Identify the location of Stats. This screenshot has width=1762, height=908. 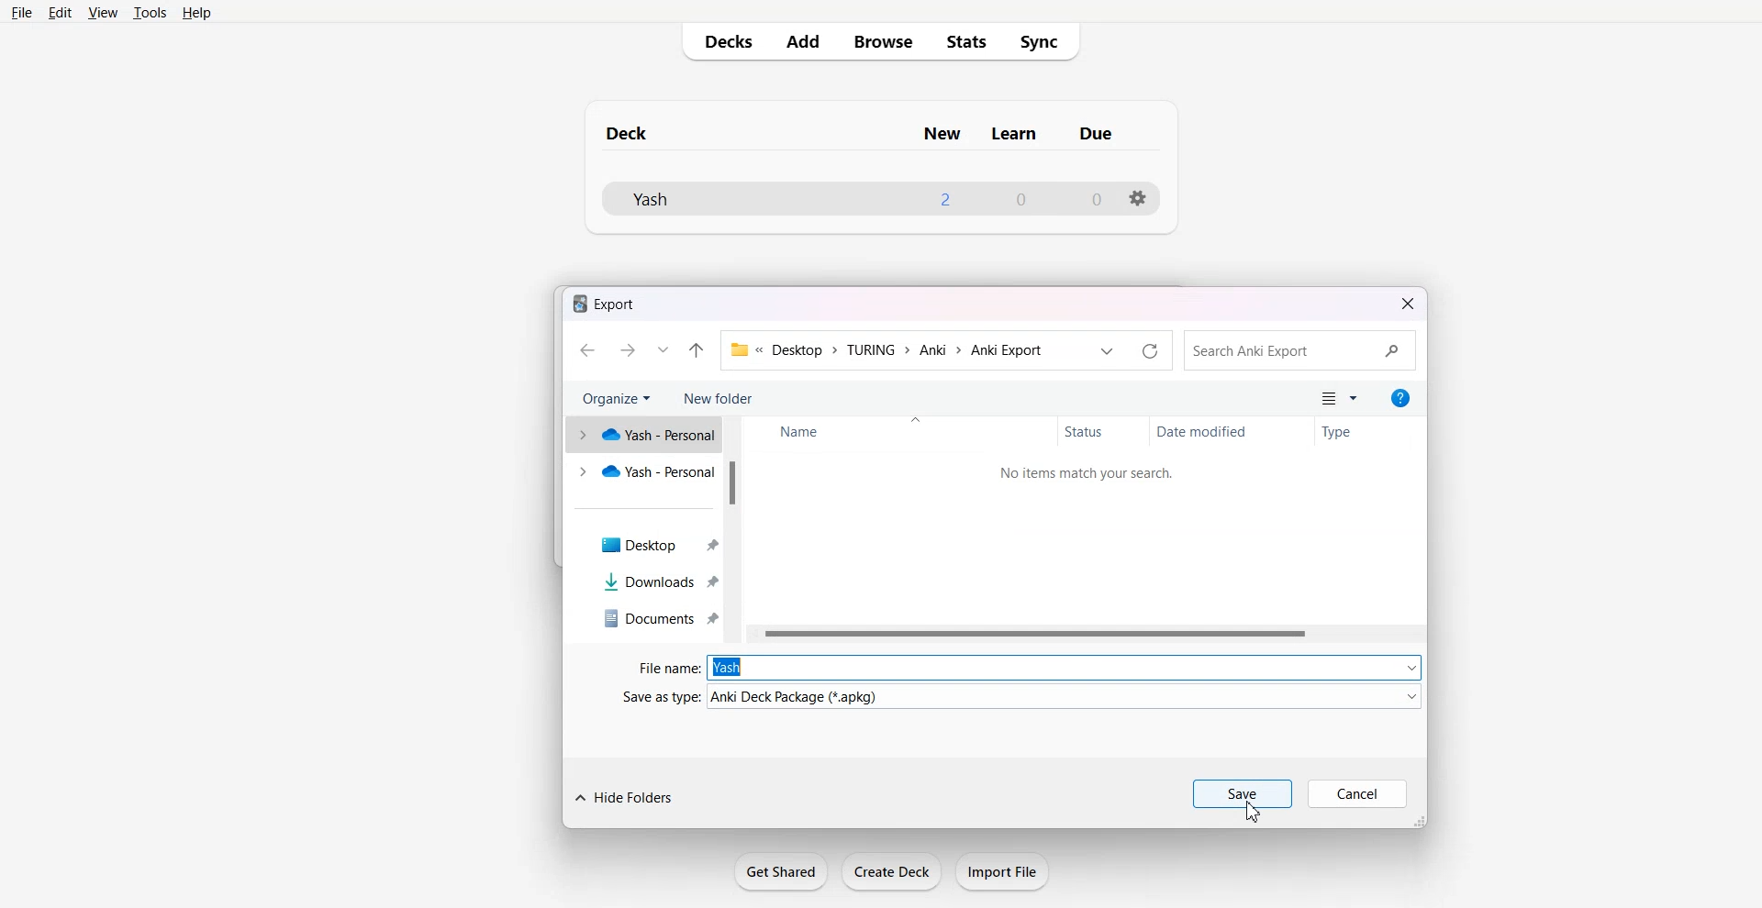
(967, 41).